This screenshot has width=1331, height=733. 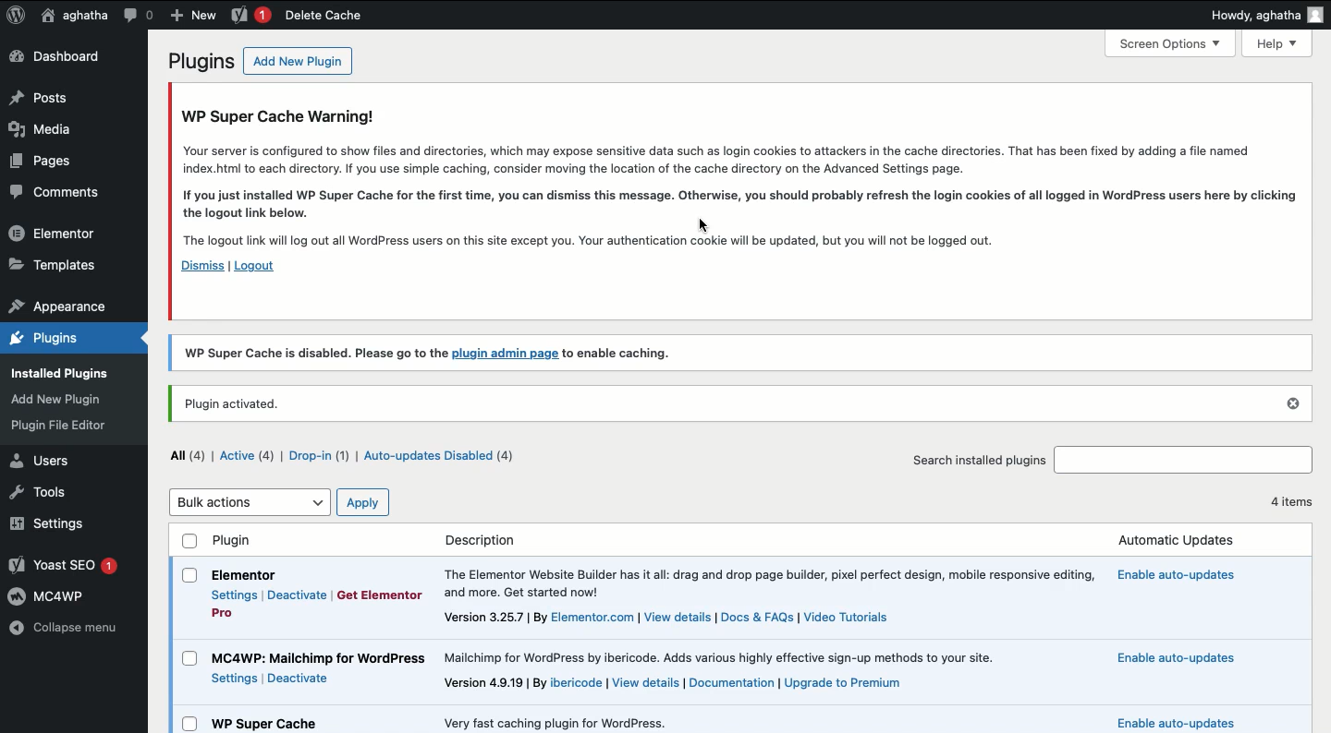 I want to click on MC4WP, so click(x=49, y=596).